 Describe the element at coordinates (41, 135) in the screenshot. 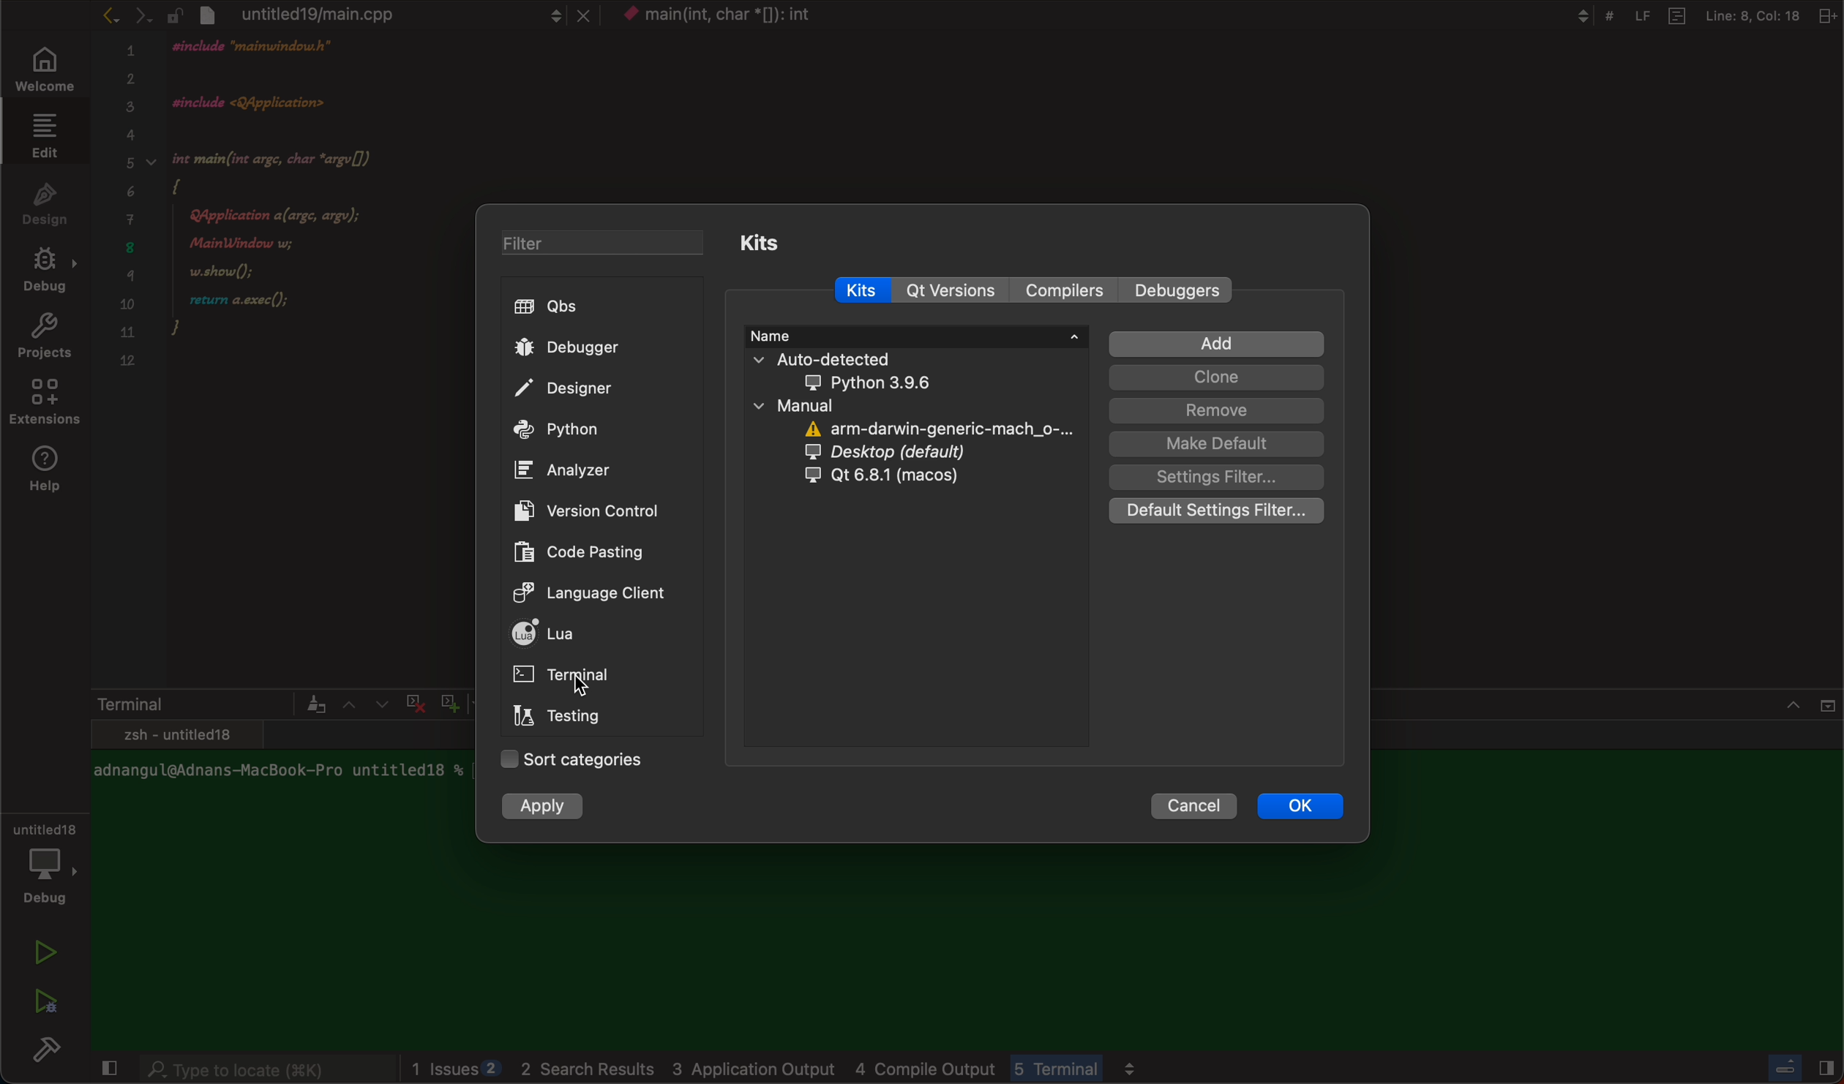

I see `edit` at that location.